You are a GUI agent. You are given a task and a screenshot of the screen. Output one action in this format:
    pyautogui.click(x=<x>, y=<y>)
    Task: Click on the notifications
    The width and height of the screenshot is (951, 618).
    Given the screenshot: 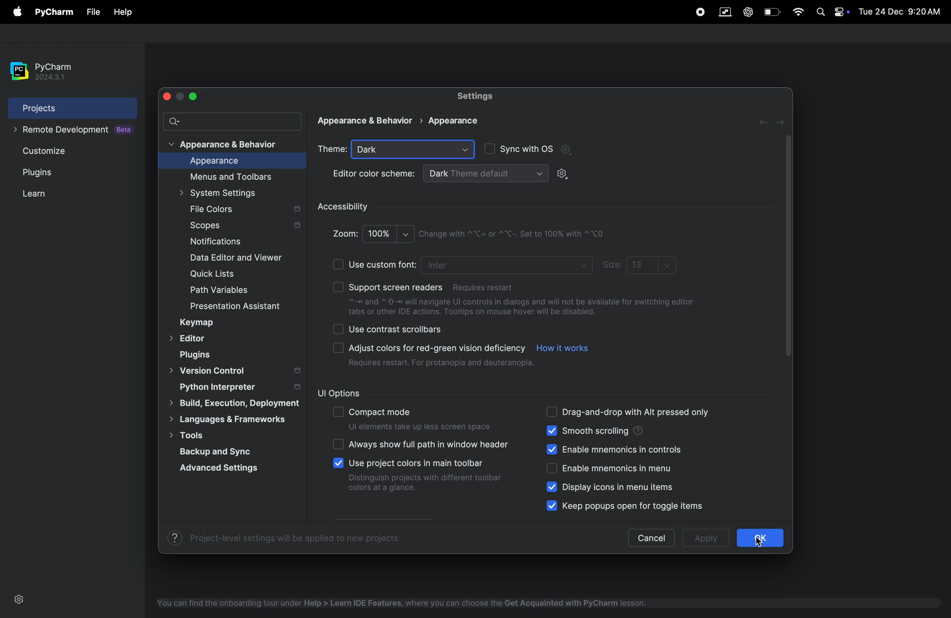 What is the action you would take?
    pyautogui.click(x=212, y=242)
    